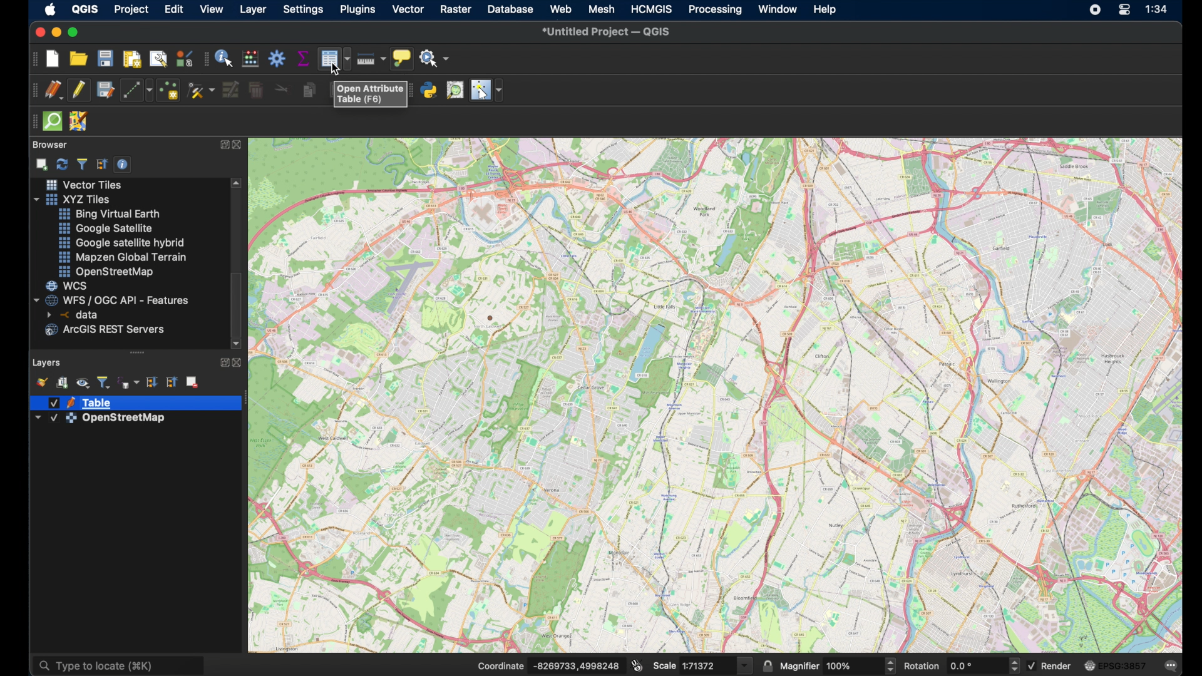  Describe the element at coordinates (334, 59) in the screenshot. I see `open attribute table` at that location.